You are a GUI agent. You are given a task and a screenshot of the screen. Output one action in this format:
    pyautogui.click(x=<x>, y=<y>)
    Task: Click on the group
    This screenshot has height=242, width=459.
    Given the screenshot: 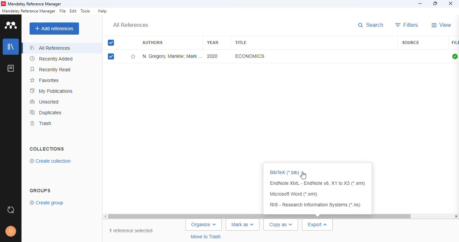 What is the action you would take?
    pyautogui.click(x=40, y=190)
    